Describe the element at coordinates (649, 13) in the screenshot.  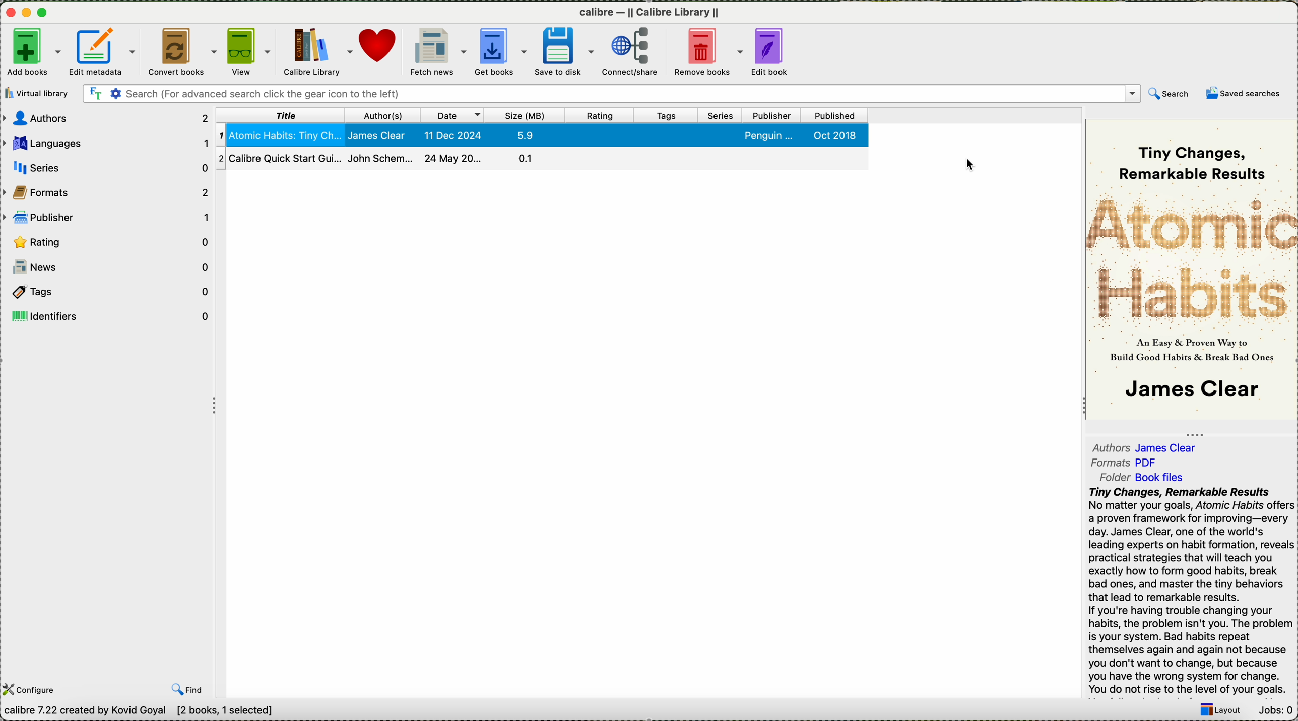
I see `Calibre` at that location.